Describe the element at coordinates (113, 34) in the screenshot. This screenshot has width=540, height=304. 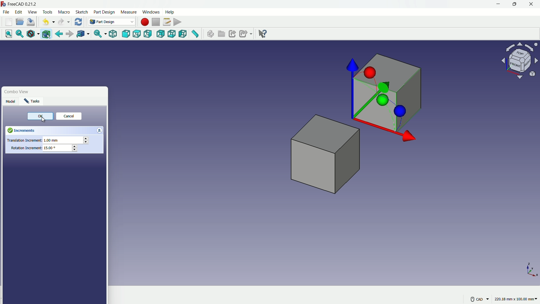
I see `isometric view` at that location.